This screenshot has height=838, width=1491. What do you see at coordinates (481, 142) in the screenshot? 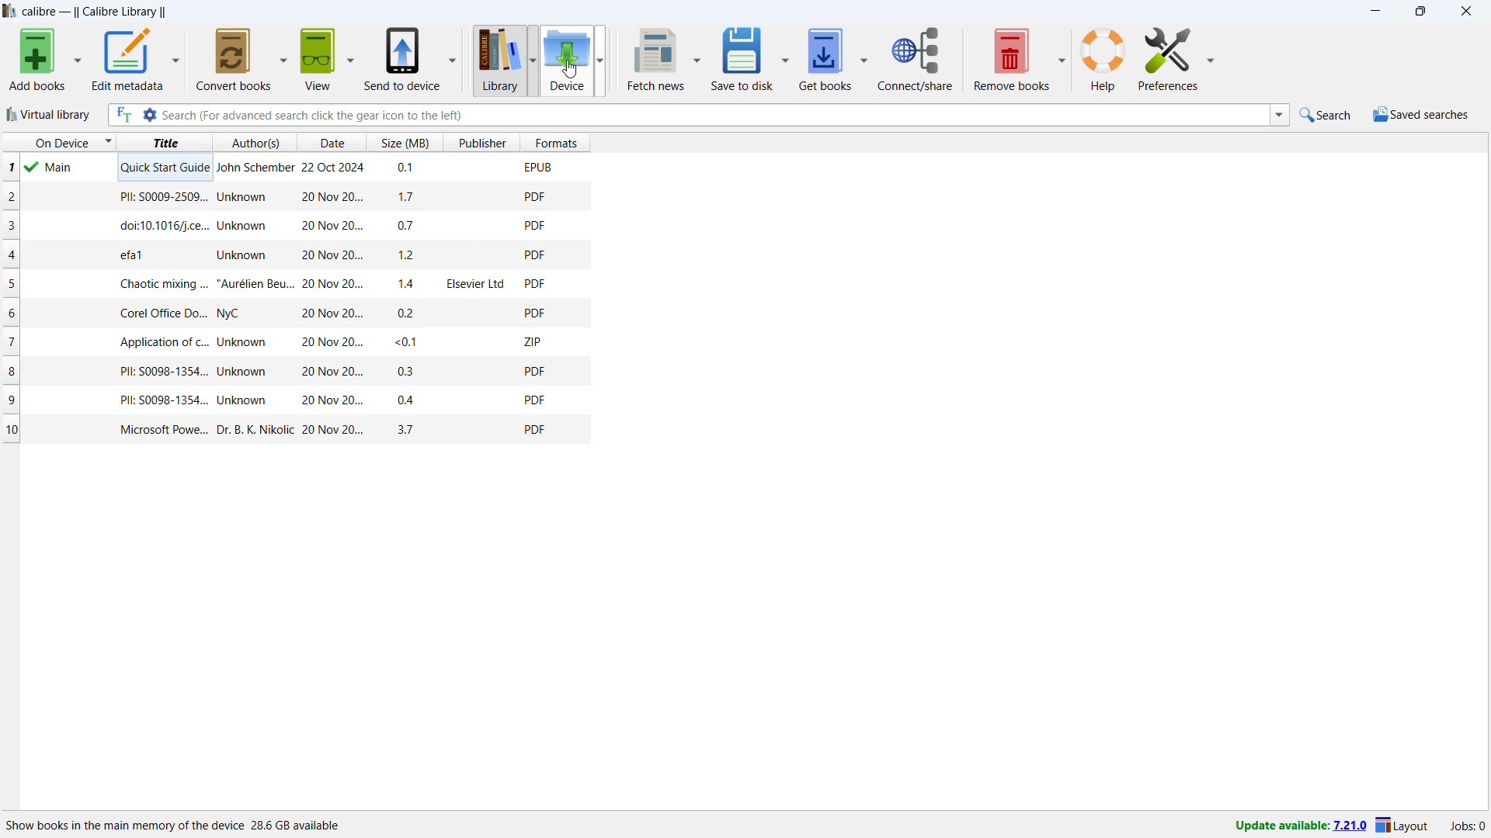
I see `sort by publisher` at bounding box center [481, 142].